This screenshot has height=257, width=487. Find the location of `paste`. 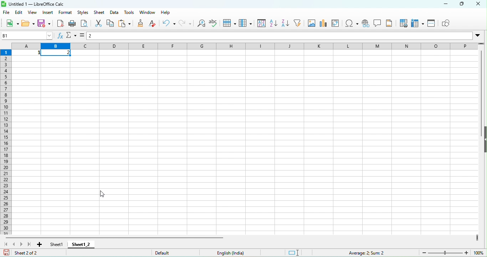

paste is located at coordinates (125, 23).